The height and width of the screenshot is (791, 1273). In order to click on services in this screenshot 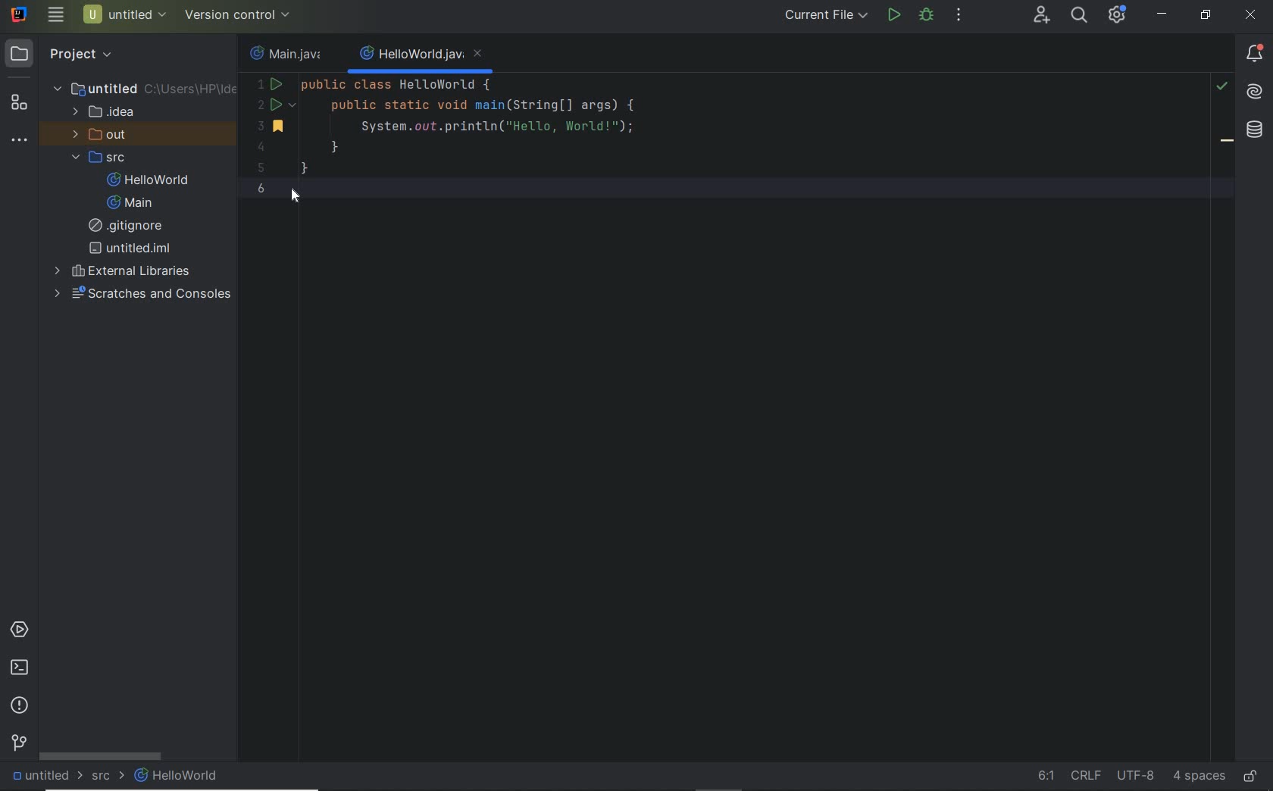, I will do `click(19, 630)`.